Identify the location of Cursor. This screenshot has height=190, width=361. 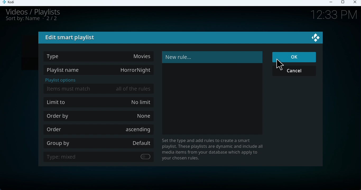
(280, 64).